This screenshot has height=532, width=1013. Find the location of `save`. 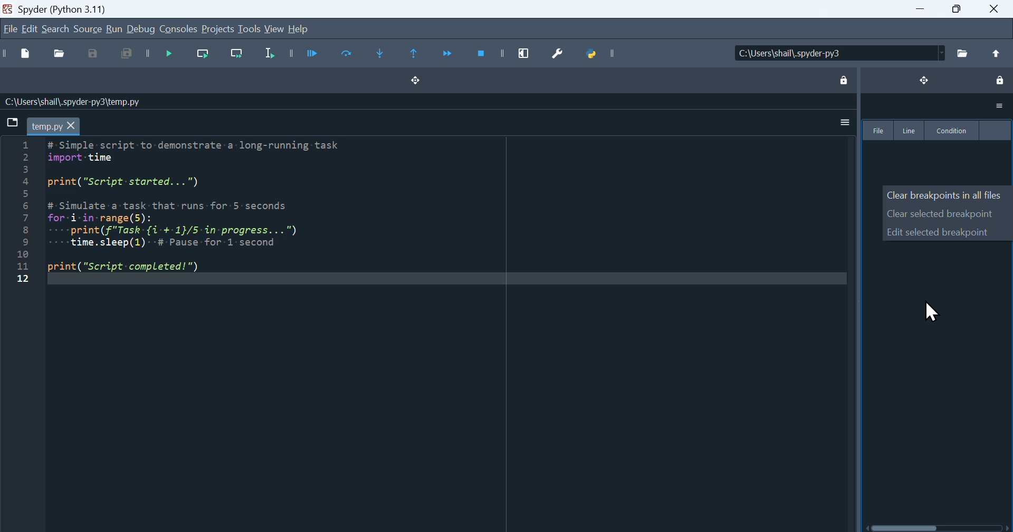

save is located at coordinates (99, 56).